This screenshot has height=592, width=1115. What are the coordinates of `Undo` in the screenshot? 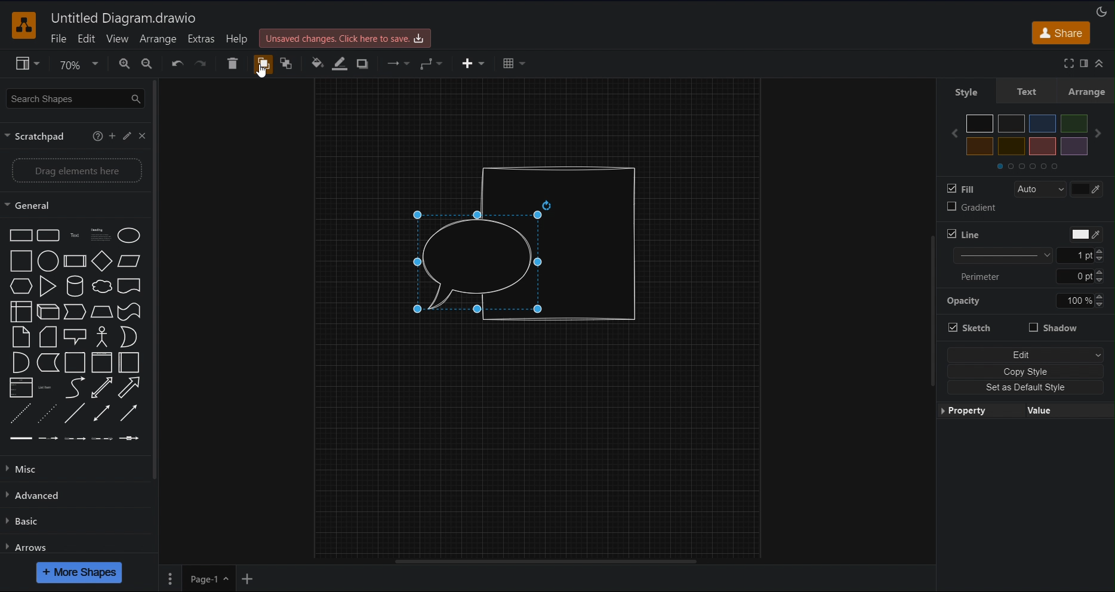 It's located at (176, 63).